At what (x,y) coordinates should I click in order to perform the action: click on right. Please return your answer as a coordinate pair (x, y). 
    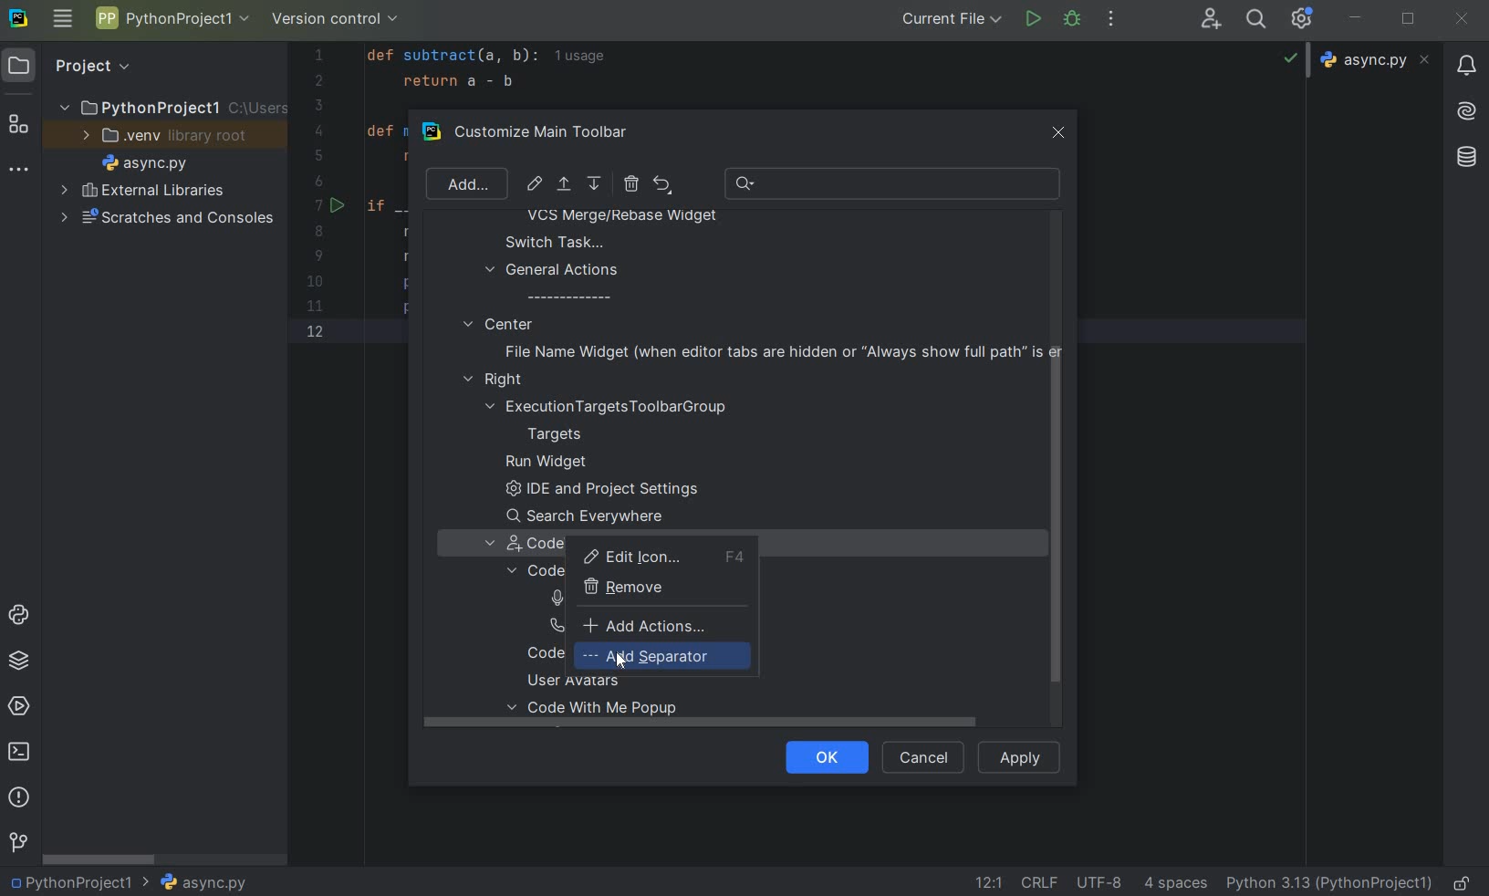
    Looking at the image, I should click on (497, 380).